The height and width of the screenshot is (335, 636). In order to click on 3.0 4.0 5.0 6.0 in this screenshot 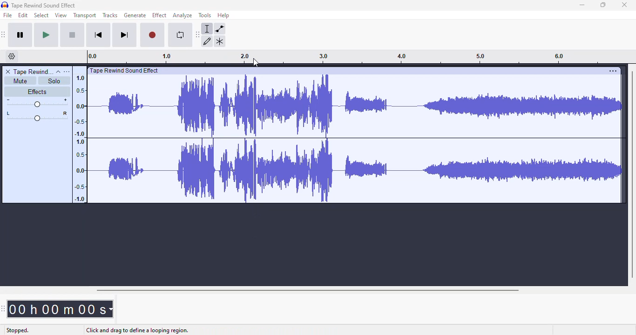, I will do `click(477, 56)`.